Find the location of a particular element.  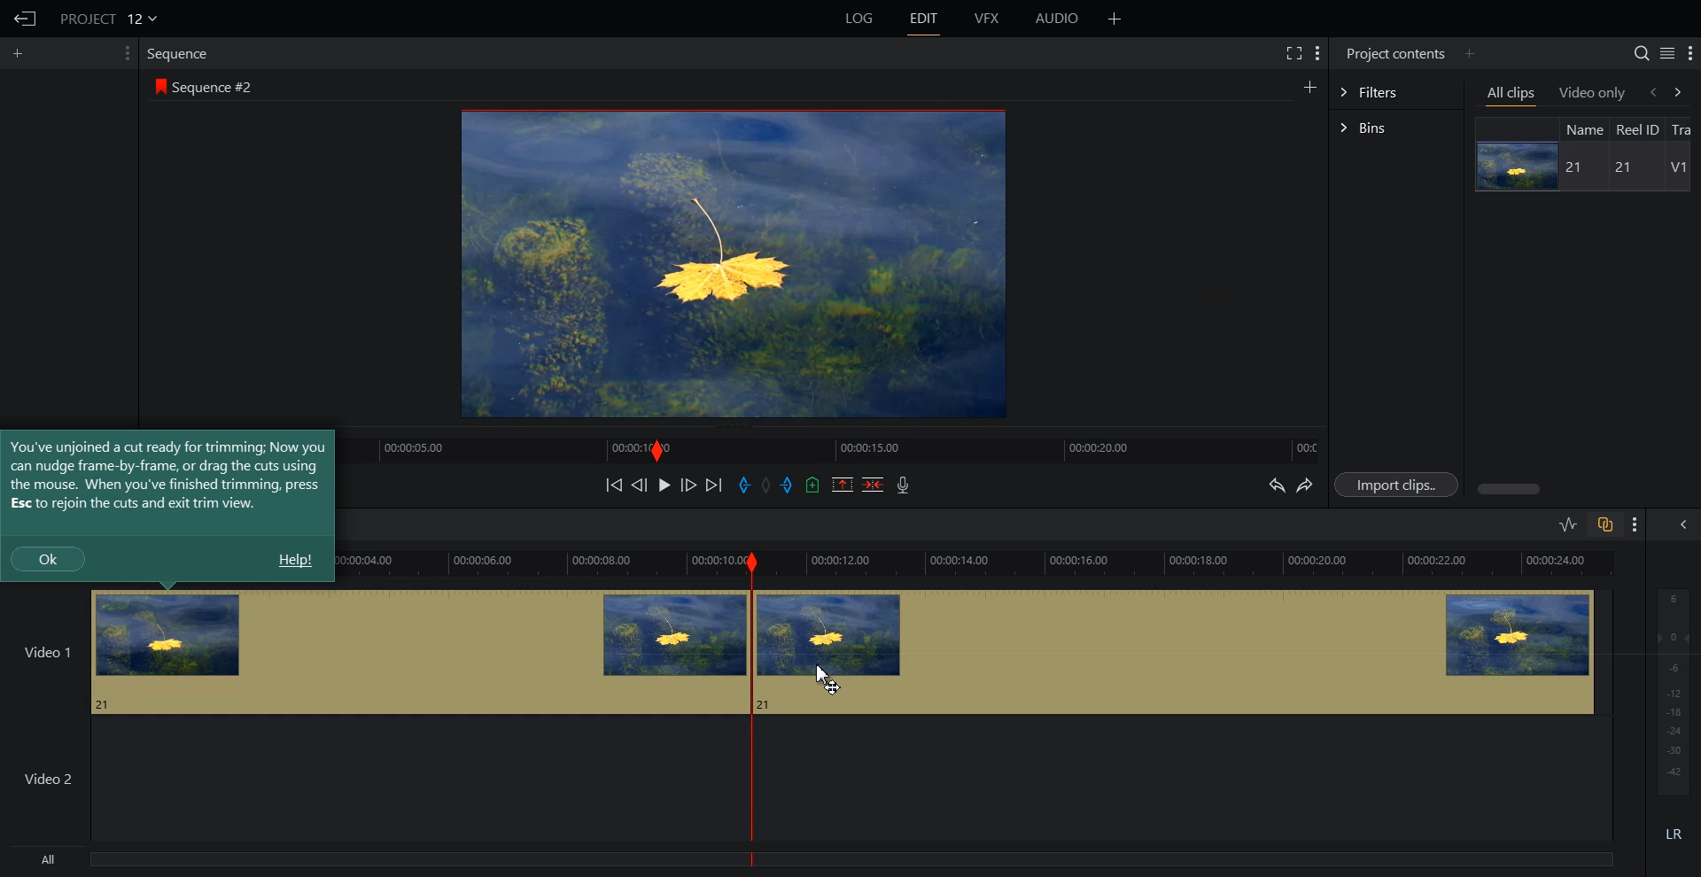

Search is located at coordinates (1642, 53).